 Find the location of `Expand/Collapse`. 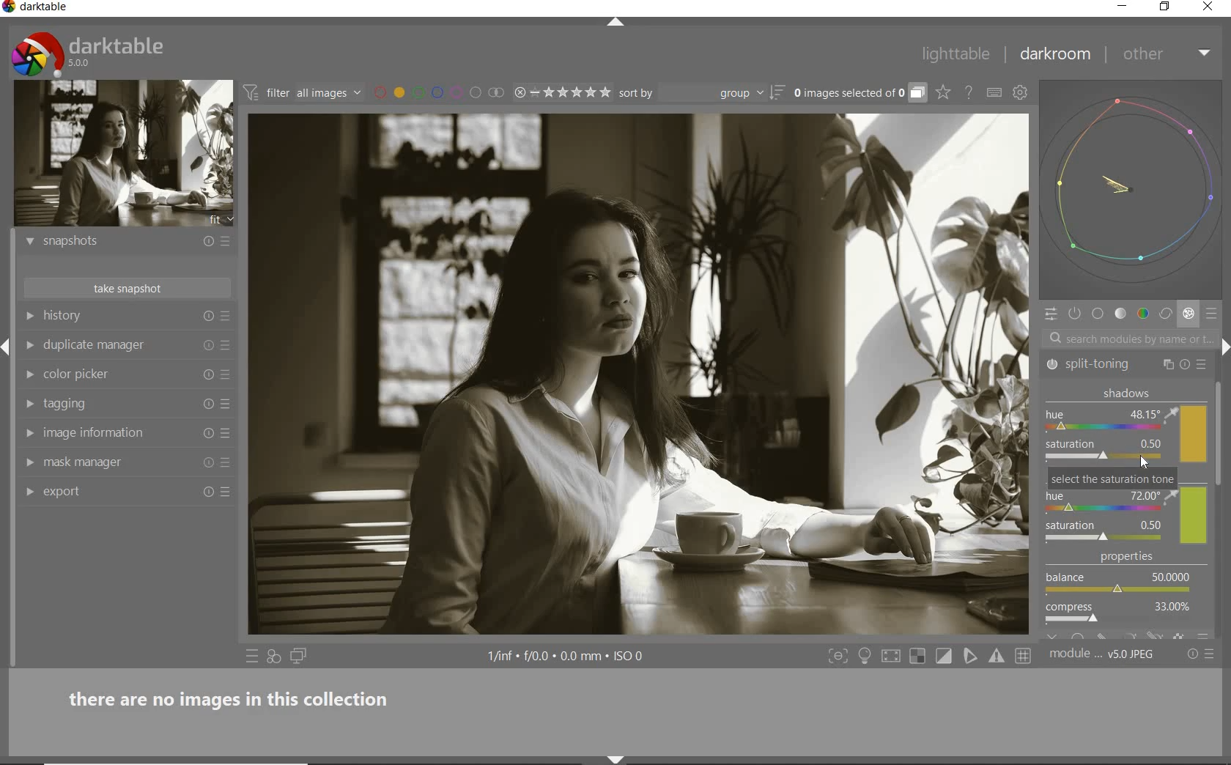

Expand/Collapse is located at coordinates (7, 343).